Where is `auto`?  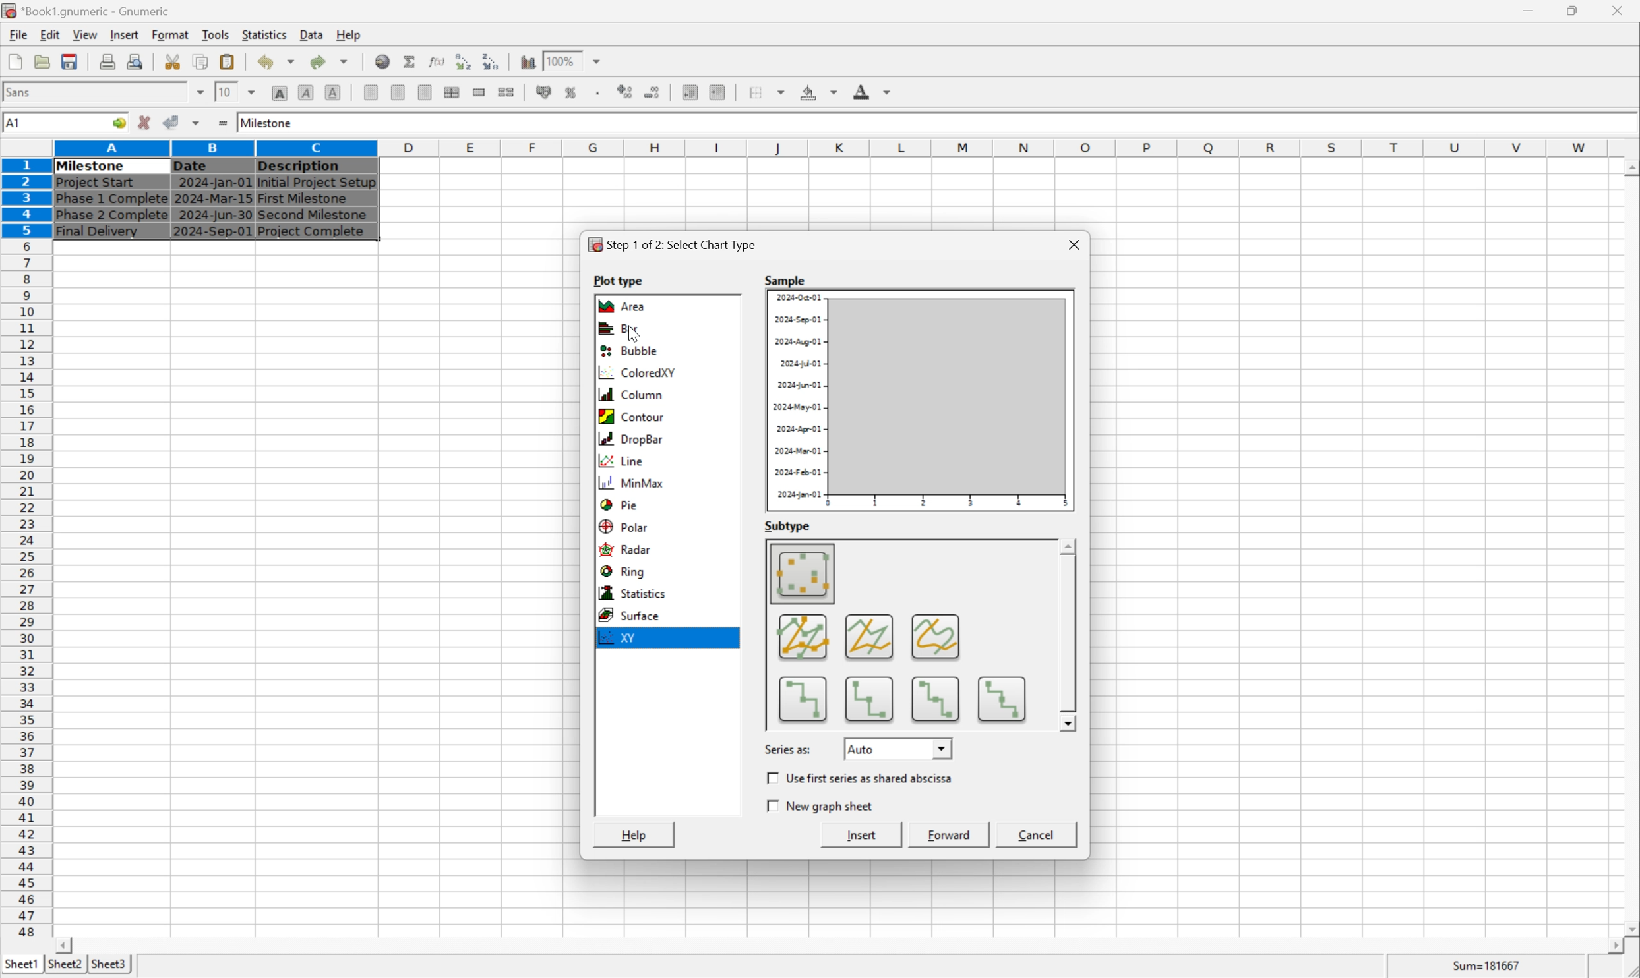
auto is located at coordinates (899, 747).